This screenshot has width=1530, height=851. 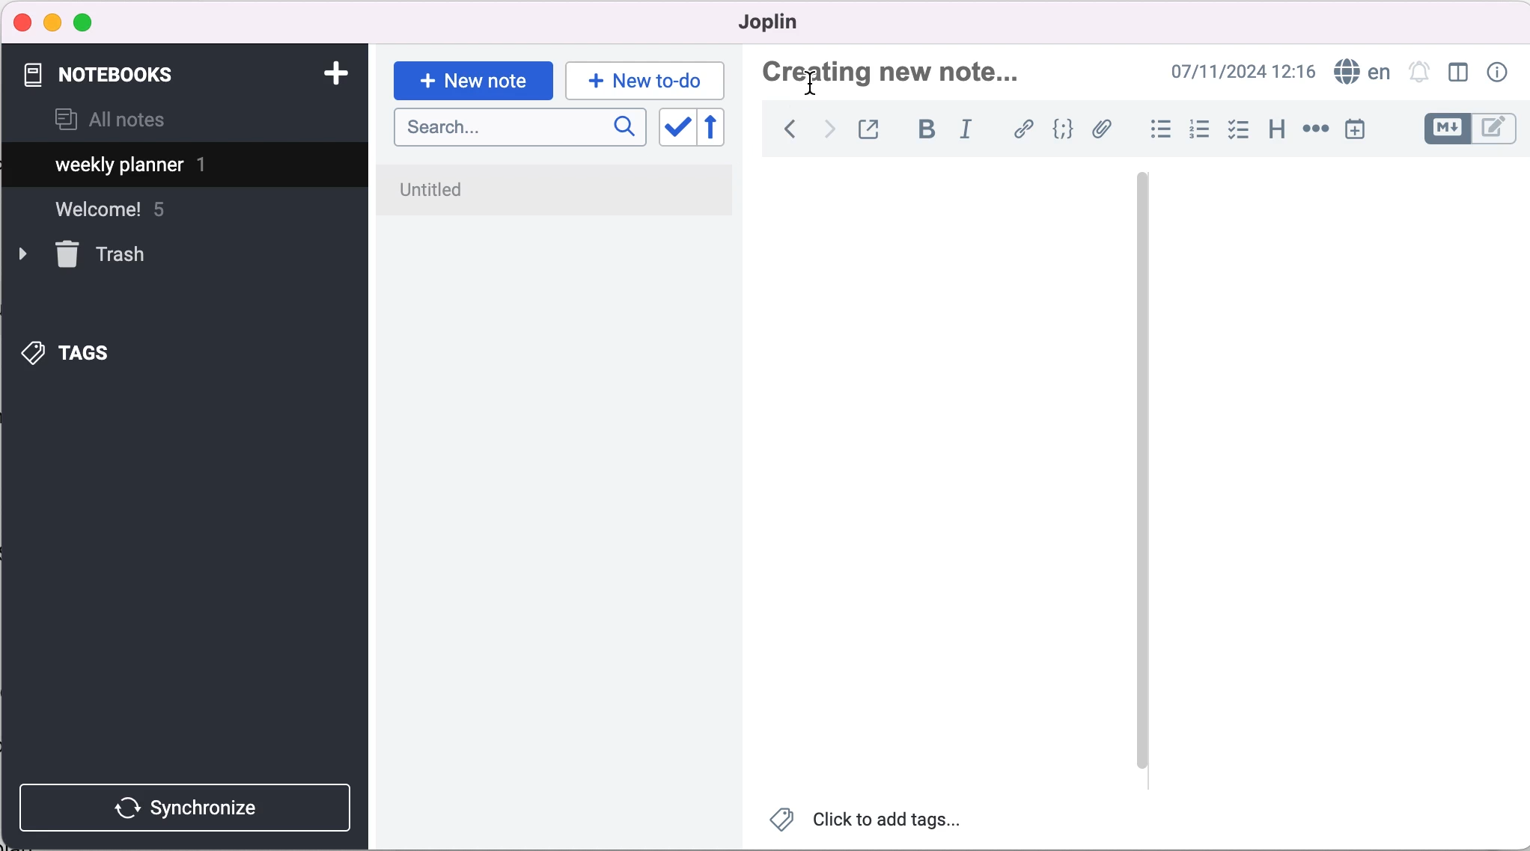 I want to click on heading, so click(x=1275, y=127).